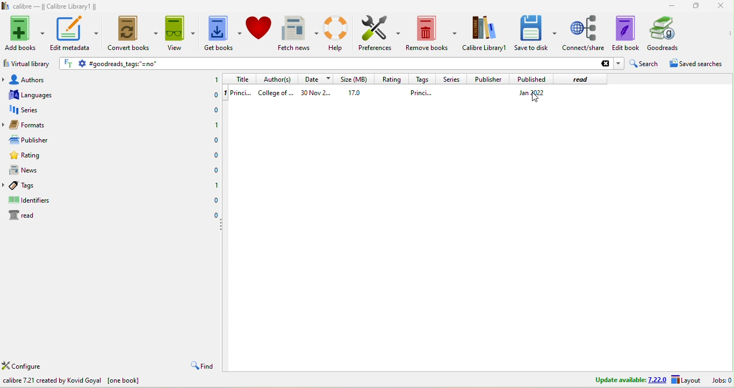 Image resolution: width=734 pixels, height=388 pixels. I want to click on 1 princi  , so click(242, 92).